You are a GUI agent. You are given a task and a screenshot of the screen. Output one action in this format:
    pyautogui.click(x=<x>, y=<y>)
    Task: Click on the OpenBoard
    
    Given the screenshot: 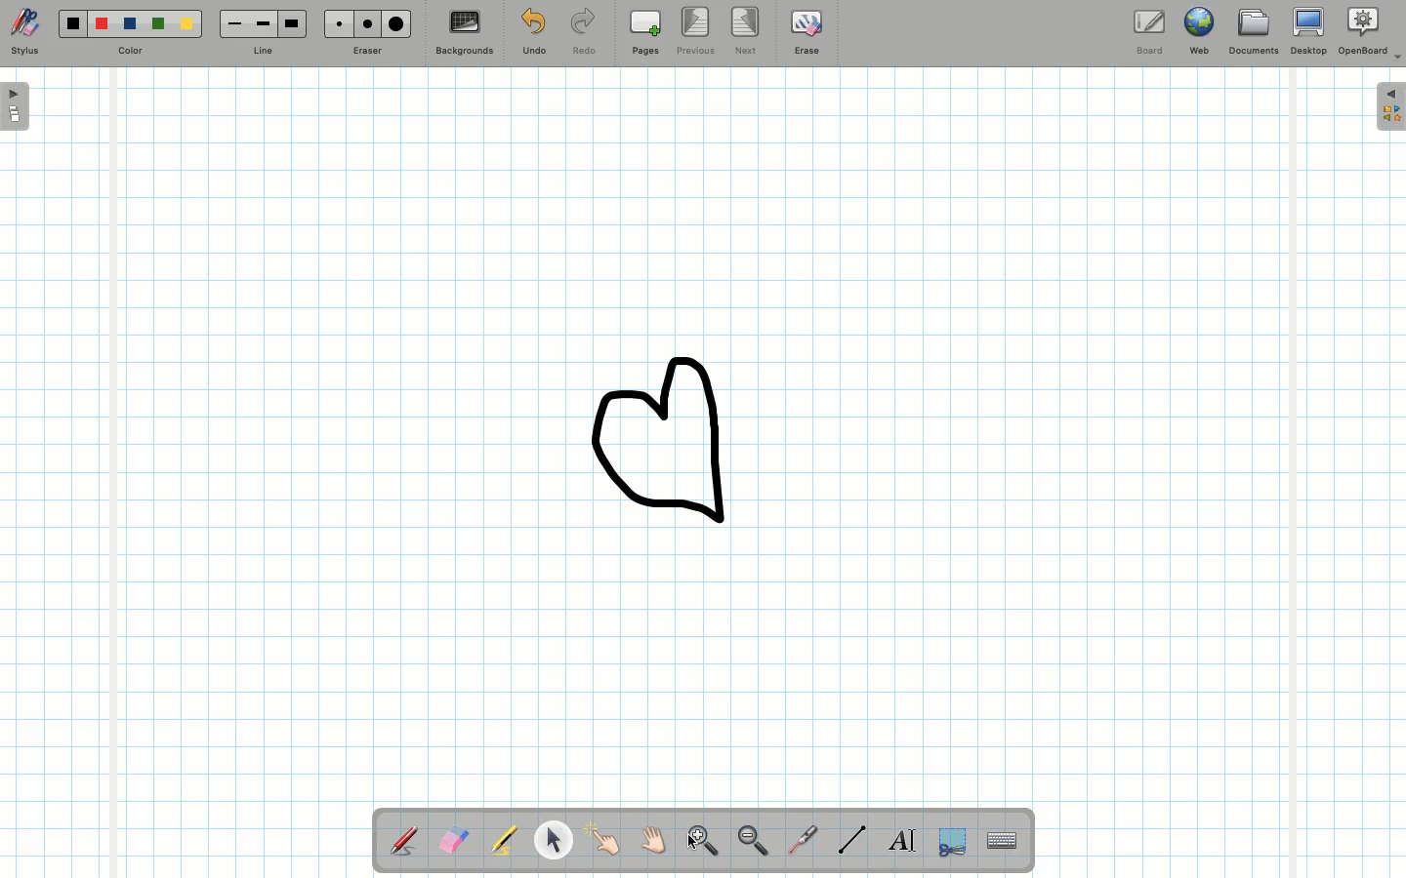 What is the action you would take?
    pyautogui.click(x=1370, y=34)
    